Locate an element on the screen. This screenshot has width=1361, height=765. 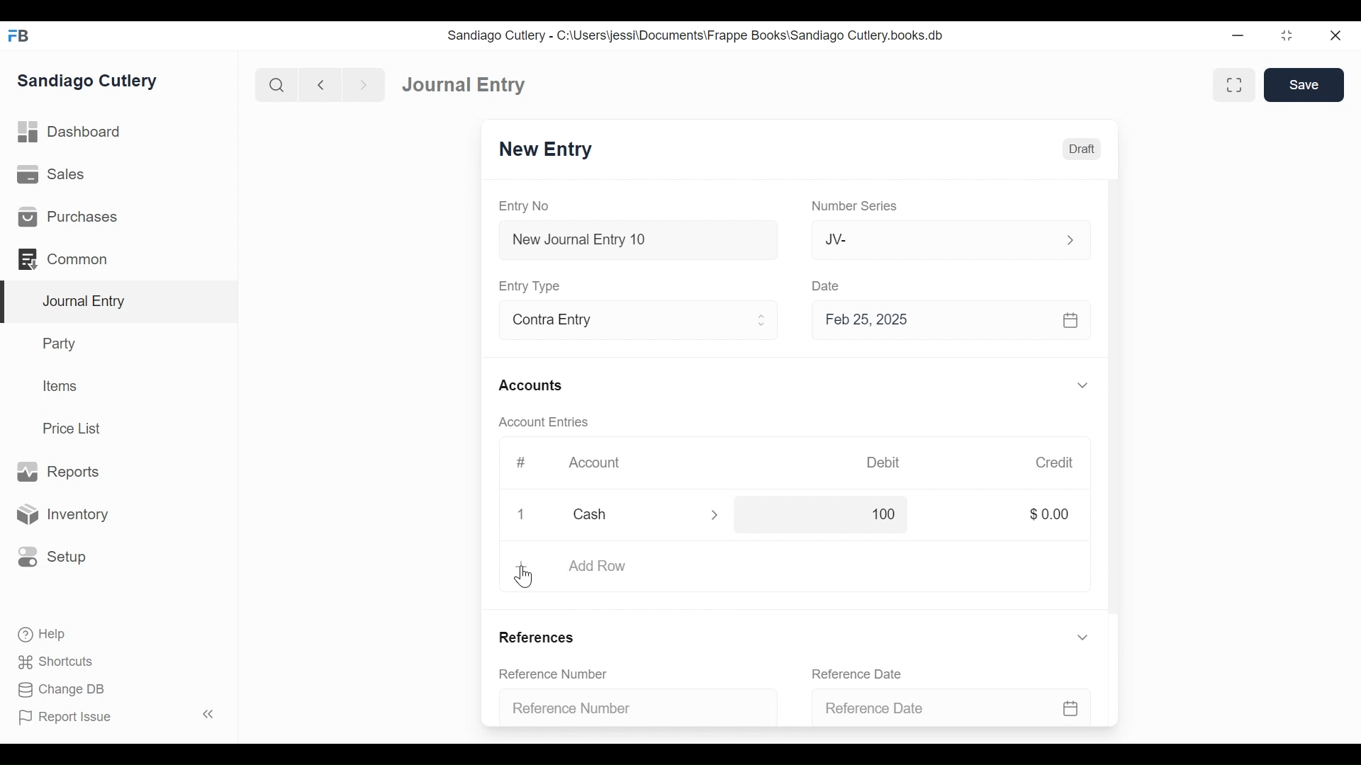
New Journal Entry 10 is located at coordinates (638, 239).